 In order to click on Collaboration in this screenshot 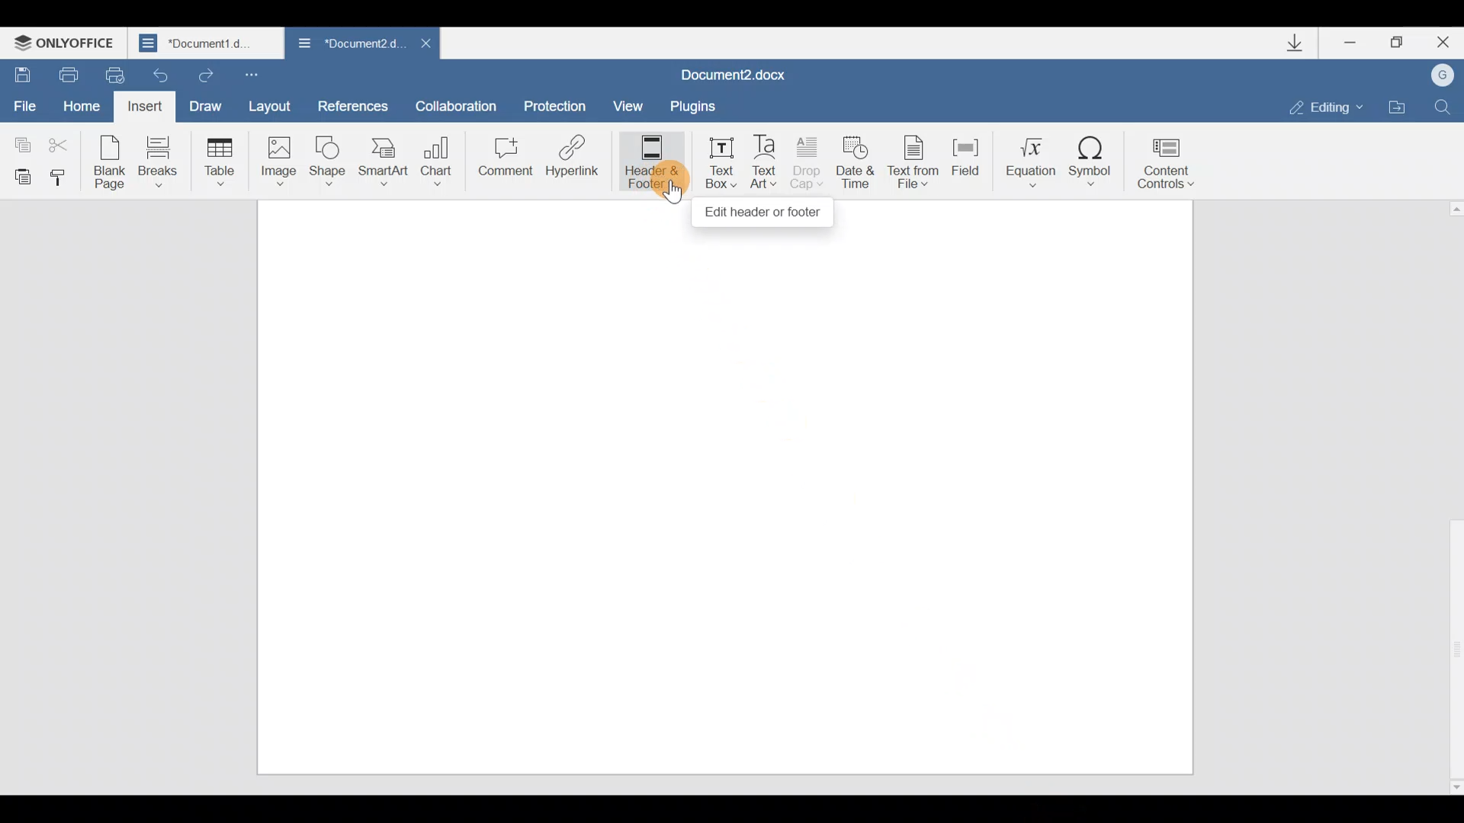, I will do `click(461, 104)`.